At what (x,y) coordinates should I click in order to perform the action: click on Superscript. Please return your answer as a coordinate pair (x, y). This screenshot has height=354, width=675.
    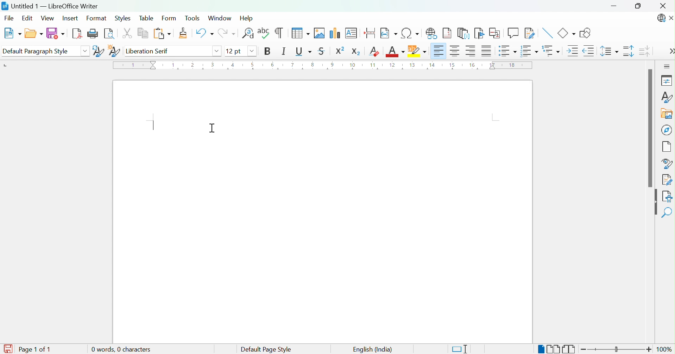
    Looking at the image, I should click on (341, 51).